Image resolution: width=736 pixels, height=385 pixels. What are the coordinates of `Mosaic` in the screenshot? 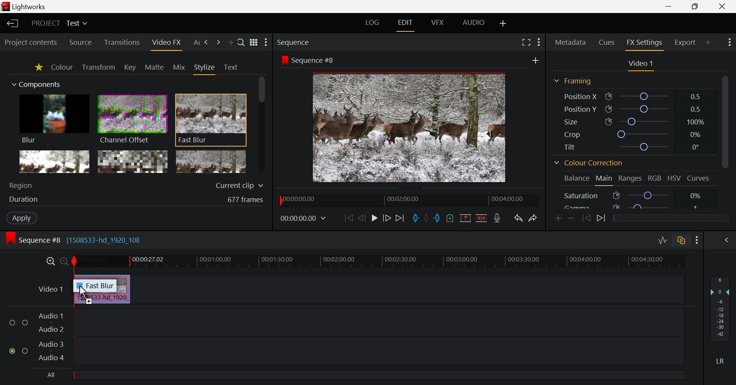 It's located at (133, 162).